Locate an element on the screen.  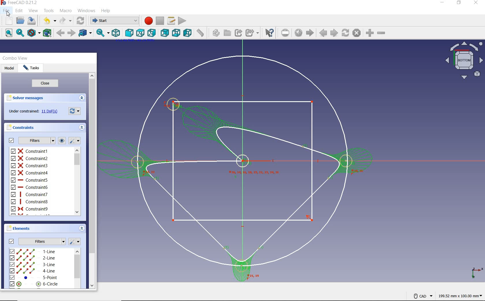
back is located at coordinates (59, 33).